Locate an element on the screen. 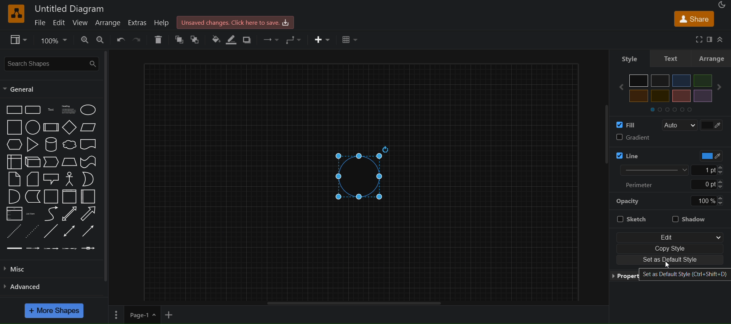  set as defaul is located at coordinates (670, 260).